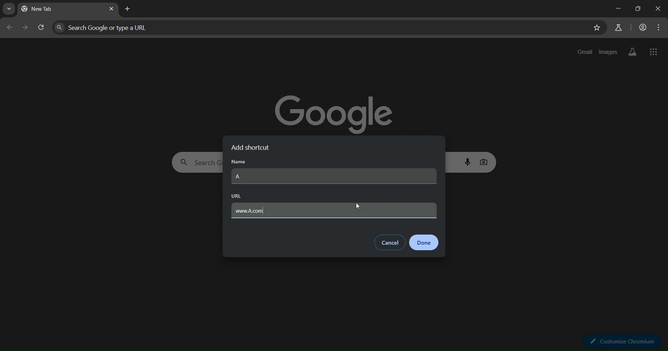  I want to click on search google or type a URL, so click(320, 28).